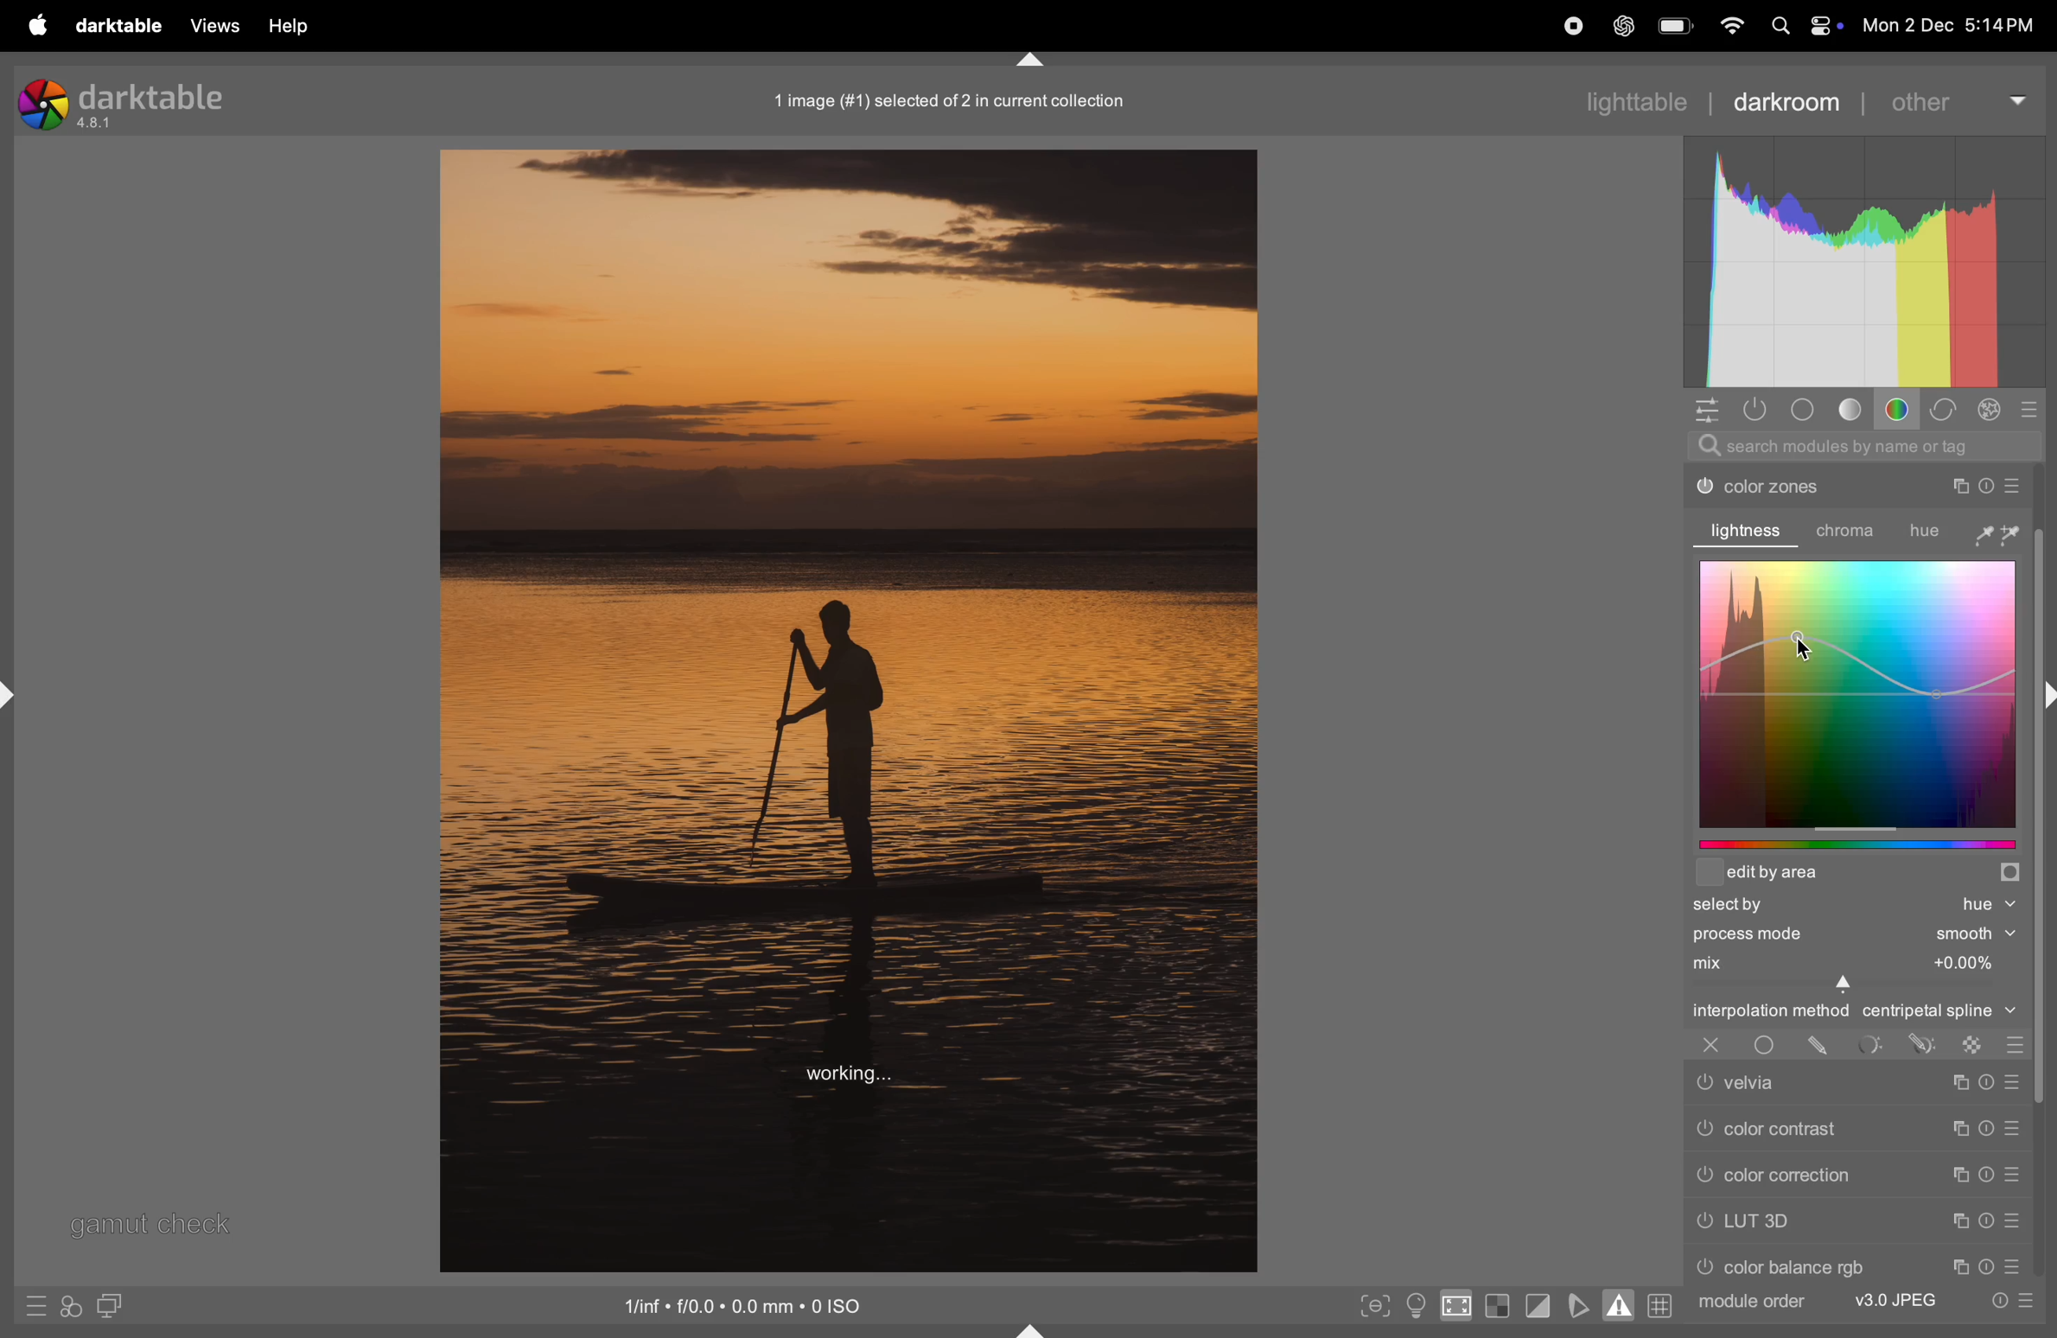 This screenshot has height=1338, width=2057. What do you see at coordinates (1852, 532) in the screenshot?
I see `chroma` at bounding box center [1852, 532].